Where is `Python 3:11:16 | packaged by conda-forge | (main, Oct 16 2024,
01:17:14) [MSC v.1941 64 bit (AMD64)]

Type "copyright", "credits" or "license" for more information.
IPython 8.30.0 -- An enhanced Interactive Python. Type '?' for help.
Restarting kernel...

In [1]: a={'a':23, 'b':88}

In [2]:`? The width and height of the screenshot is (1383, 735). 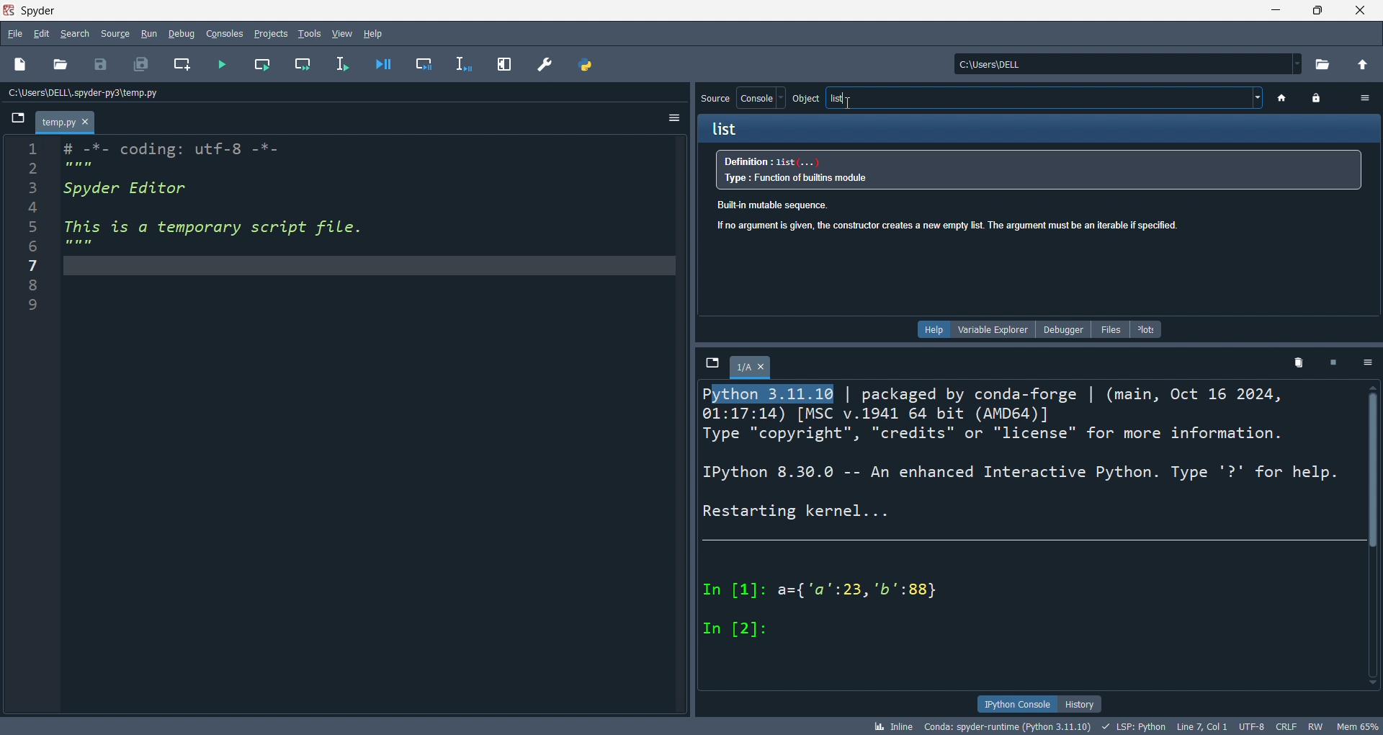 Python 3:11:16 | packaged by conda-forge | (main, Oct 16 2024,
01:17:14) [MSC v.1941 64 bit (AMD64)]

Type "copyright", "credits" or "license" for more information.
IPython 8.30.0 -- An enhanced Interactive Python. Type '?' for help.
Restarting kernel...

In [1]: a={'a':23, 'b':88}

In [2]: is located at coordinates (1023, 522).